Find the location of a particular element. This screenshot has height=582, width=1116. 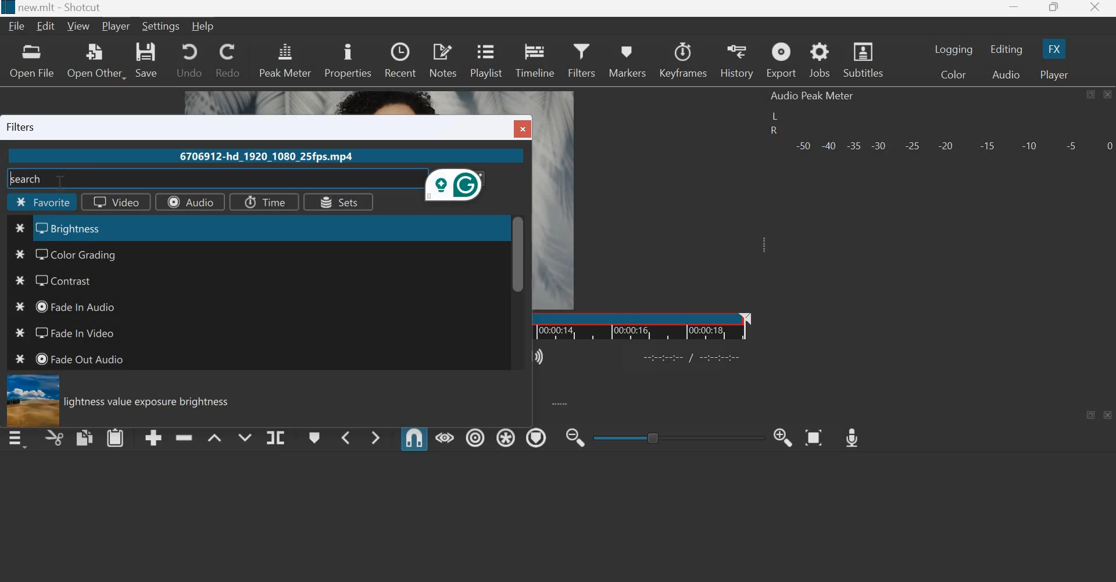

notes is located at coordinates (443, 59).